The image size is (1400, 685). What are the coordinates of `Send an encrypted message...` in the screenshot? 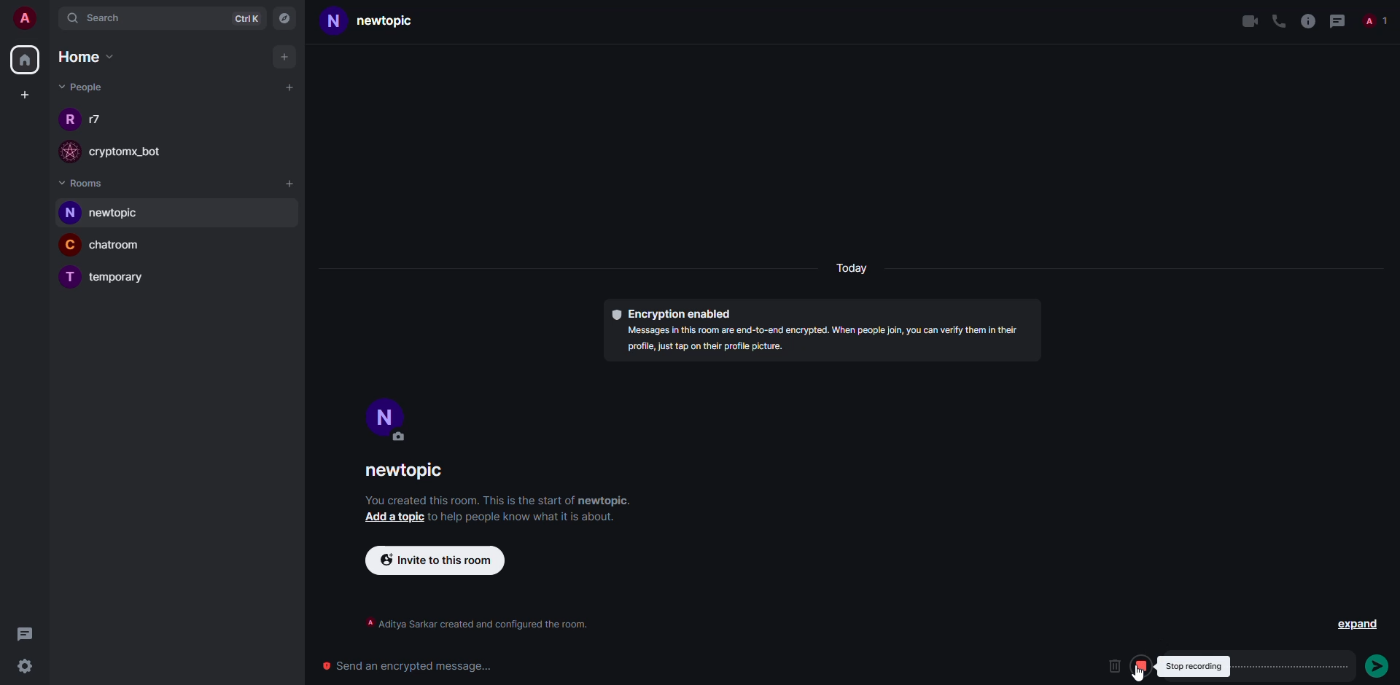 It's located at (416, 667).